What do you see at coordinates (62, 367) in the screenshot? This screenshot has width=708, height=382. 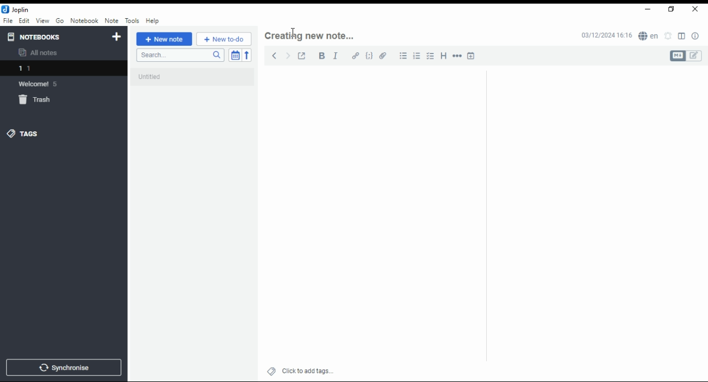 I see `synchronise` at bounding box center [62, 367].